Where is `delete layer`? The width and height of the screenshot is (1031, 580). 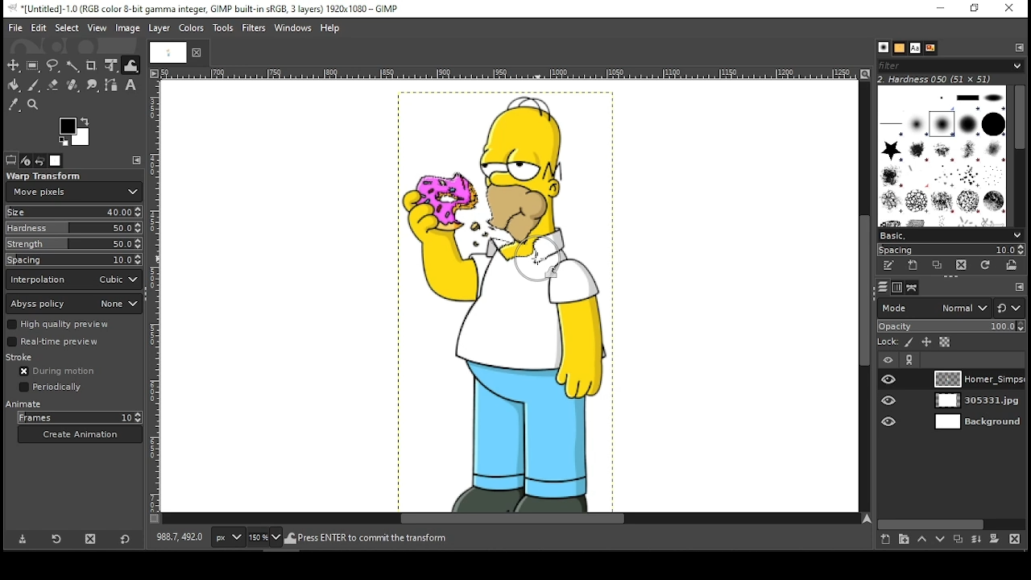
delete layer is located at coordinates (1016, 541).